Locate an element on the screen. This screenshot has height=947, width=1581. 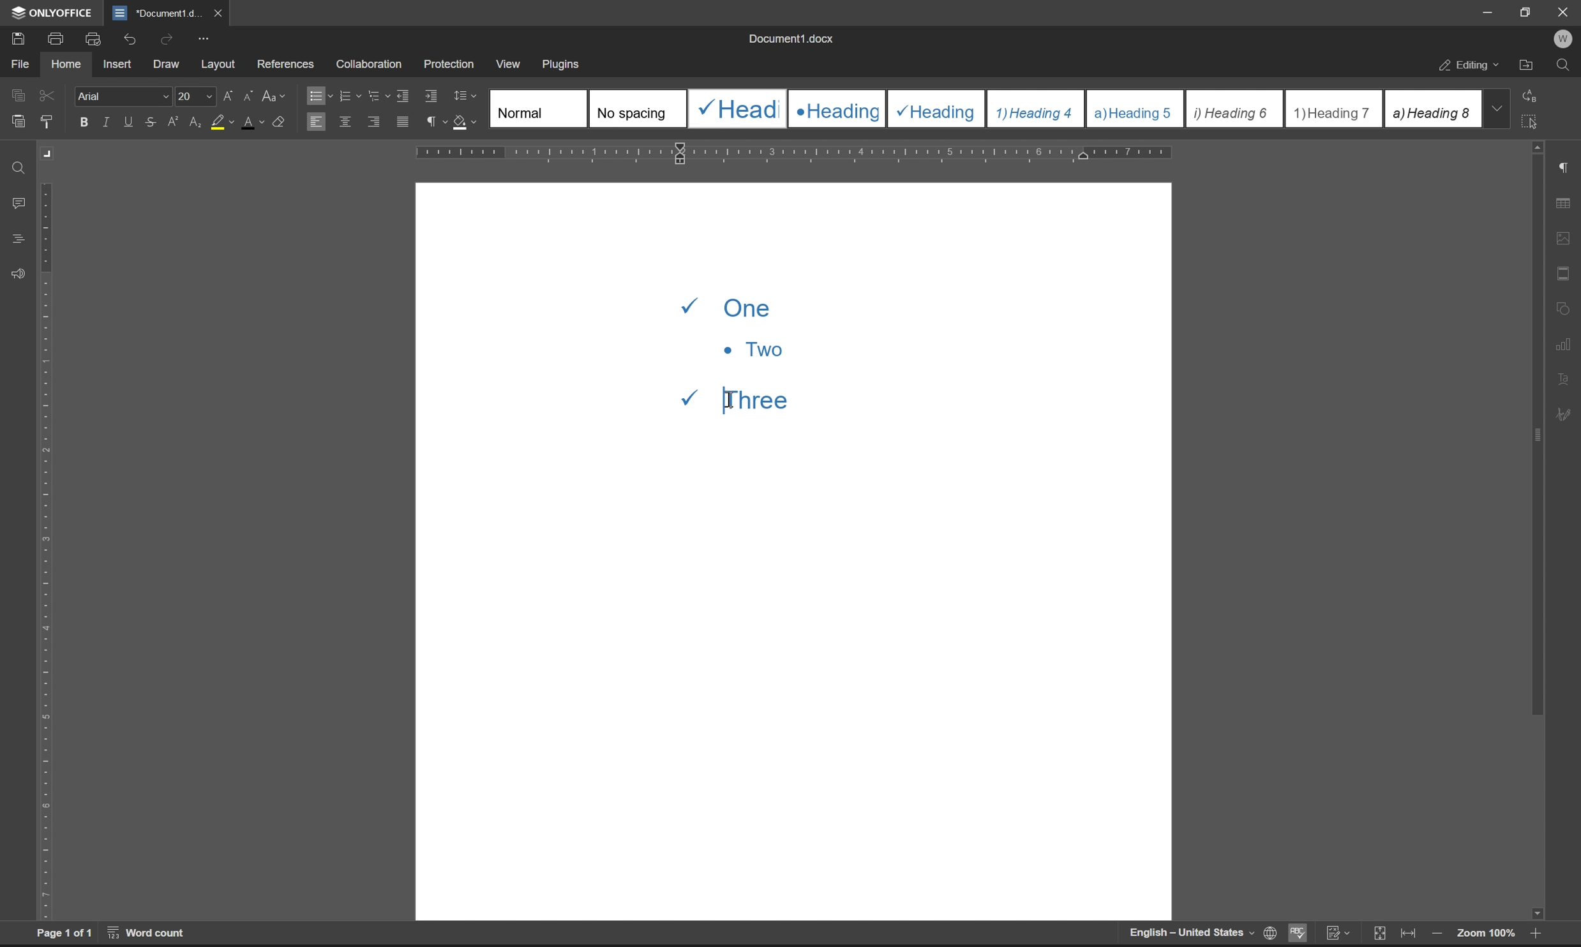
close is located at coordinates (216, 12).